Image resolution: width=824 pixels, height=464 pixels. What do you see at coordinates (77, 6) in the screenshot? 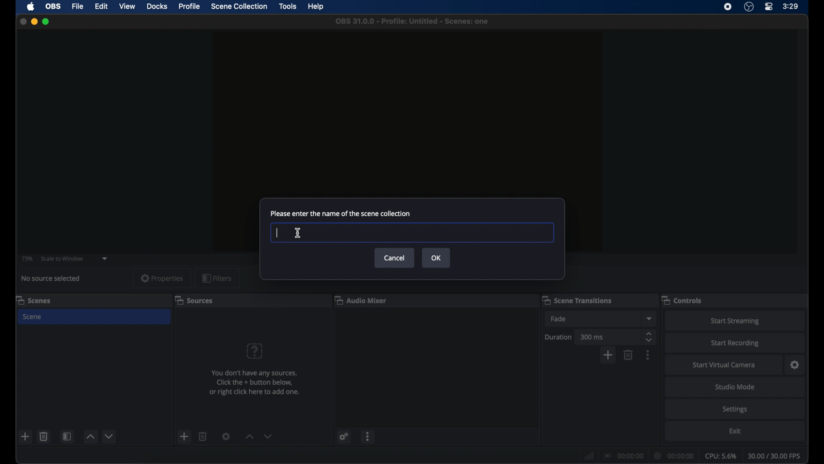
I see `file` at bounding box center [77, 6].